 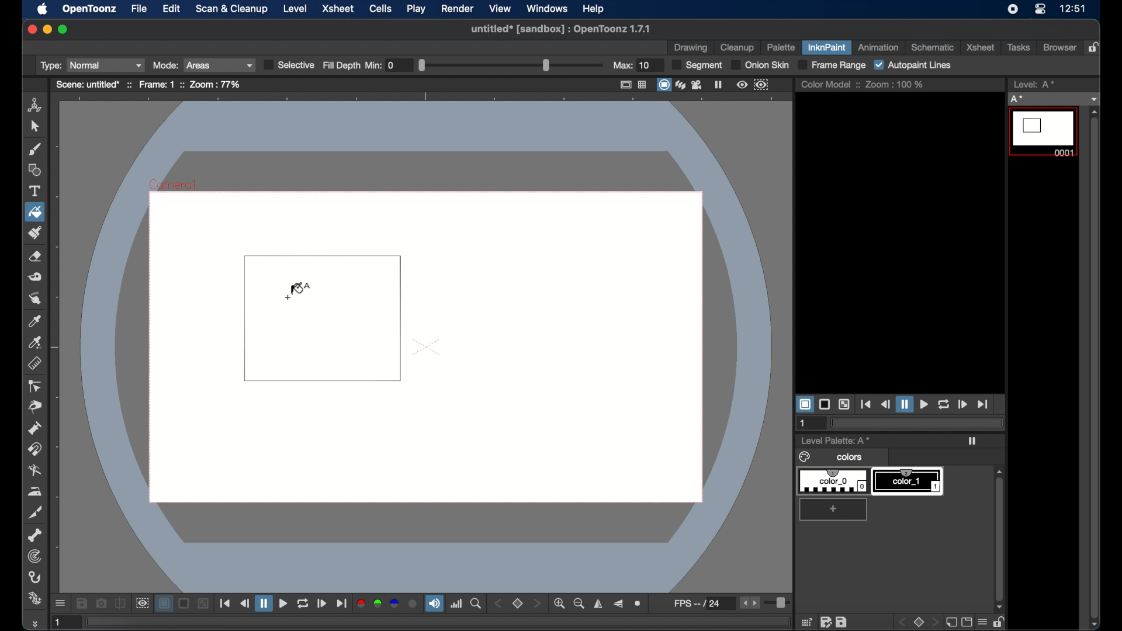 I want to click on compare to snapshot, so click(x=120, y=603).